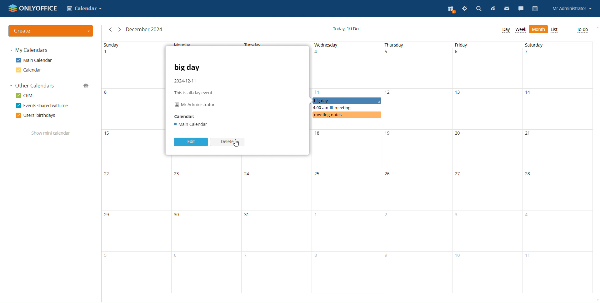  Describe the element at coordinates (132, 168) in the screenshot. I see `sunday` at that location.